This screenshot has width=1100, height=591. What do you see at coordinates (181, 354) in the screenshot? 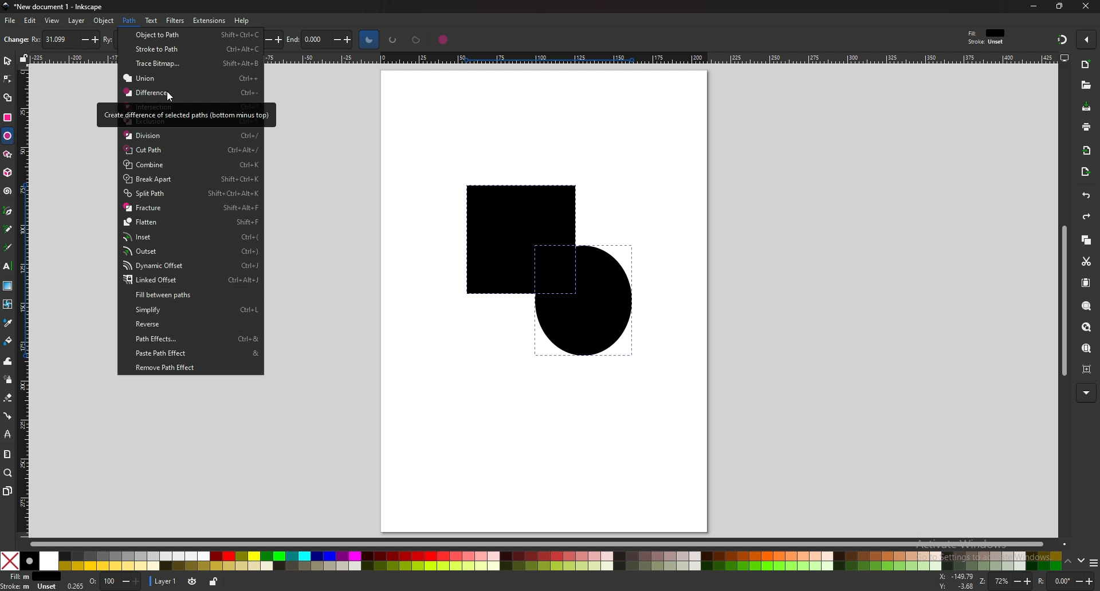
I see `paste path effect` at bounding box center [181, 354].